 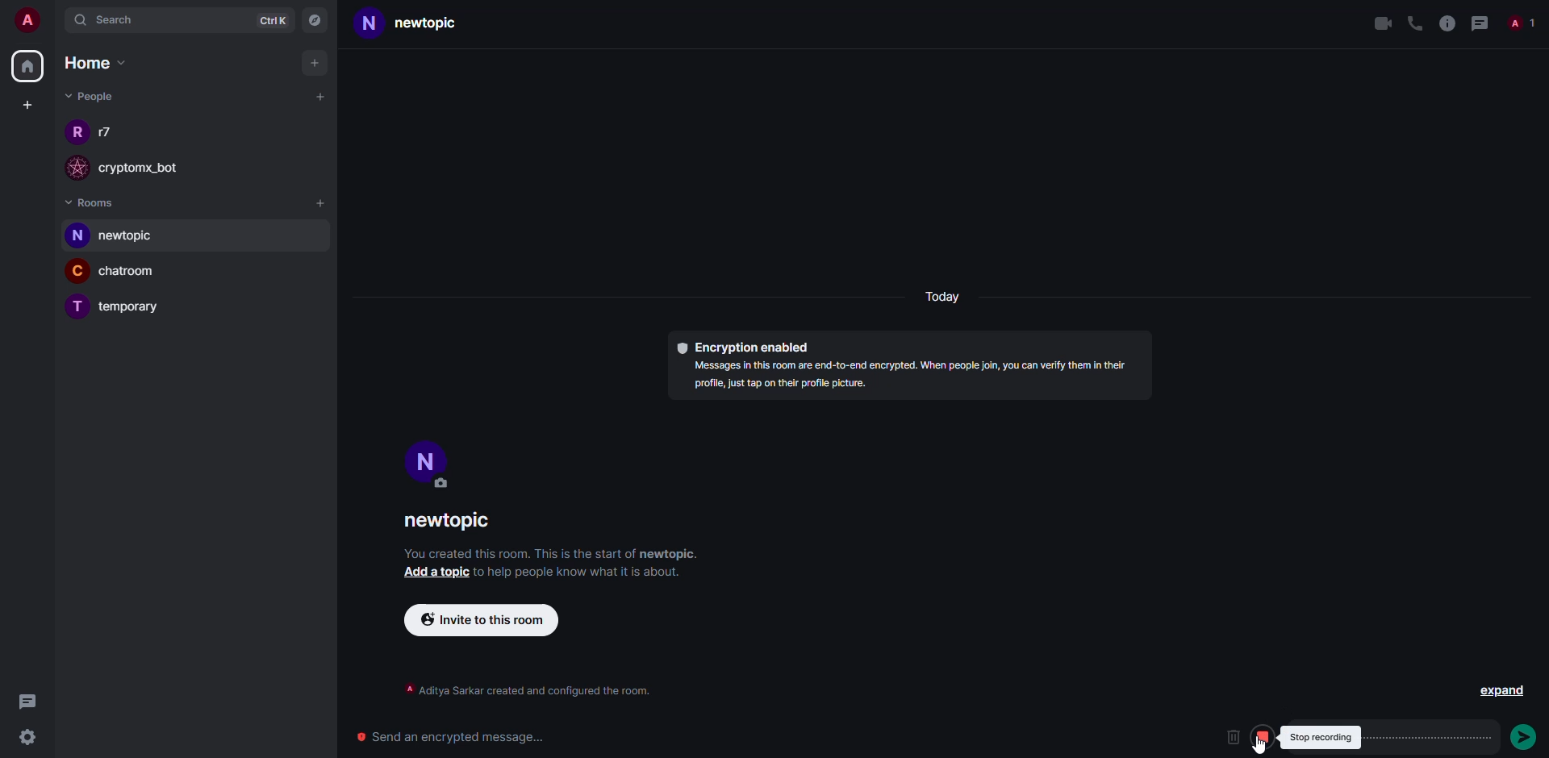 What do you see at coordinates (1321, 736) in the screenshot?
I see `stop recording` at bounding box center [1321, 736].